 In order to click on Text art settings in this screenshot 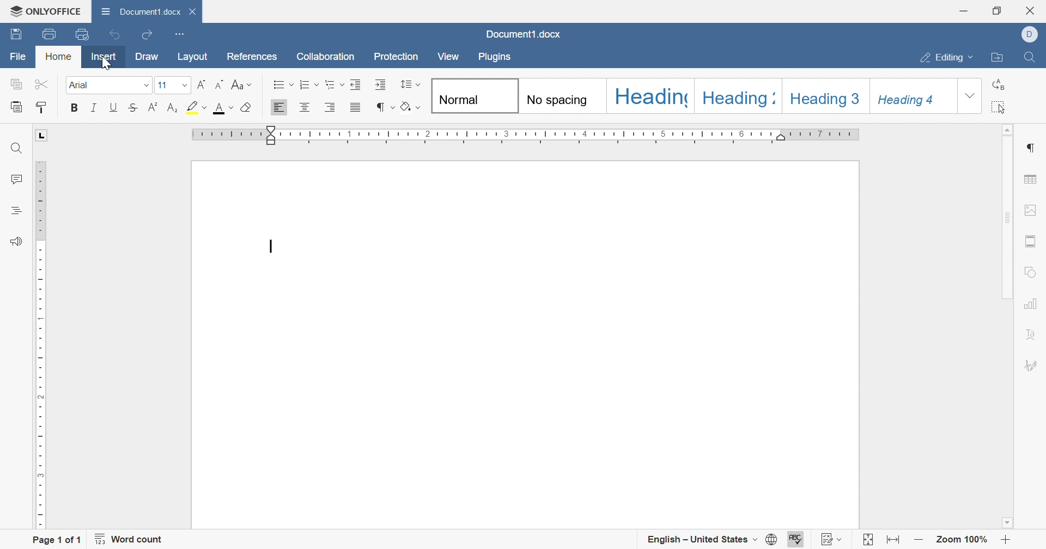, I will do `click(1031, 337)`.